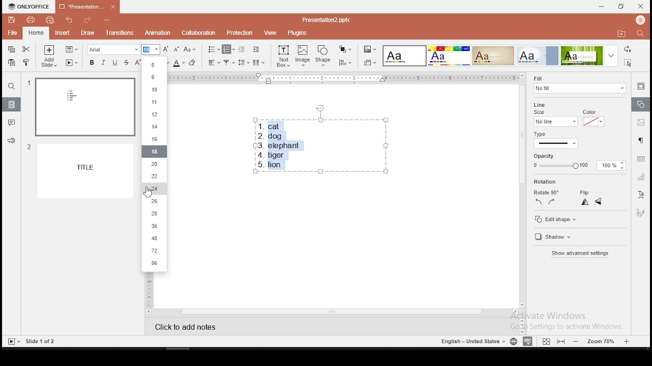 The image size is (652, 366). I want to click on arrange objects, so click(345, 50).